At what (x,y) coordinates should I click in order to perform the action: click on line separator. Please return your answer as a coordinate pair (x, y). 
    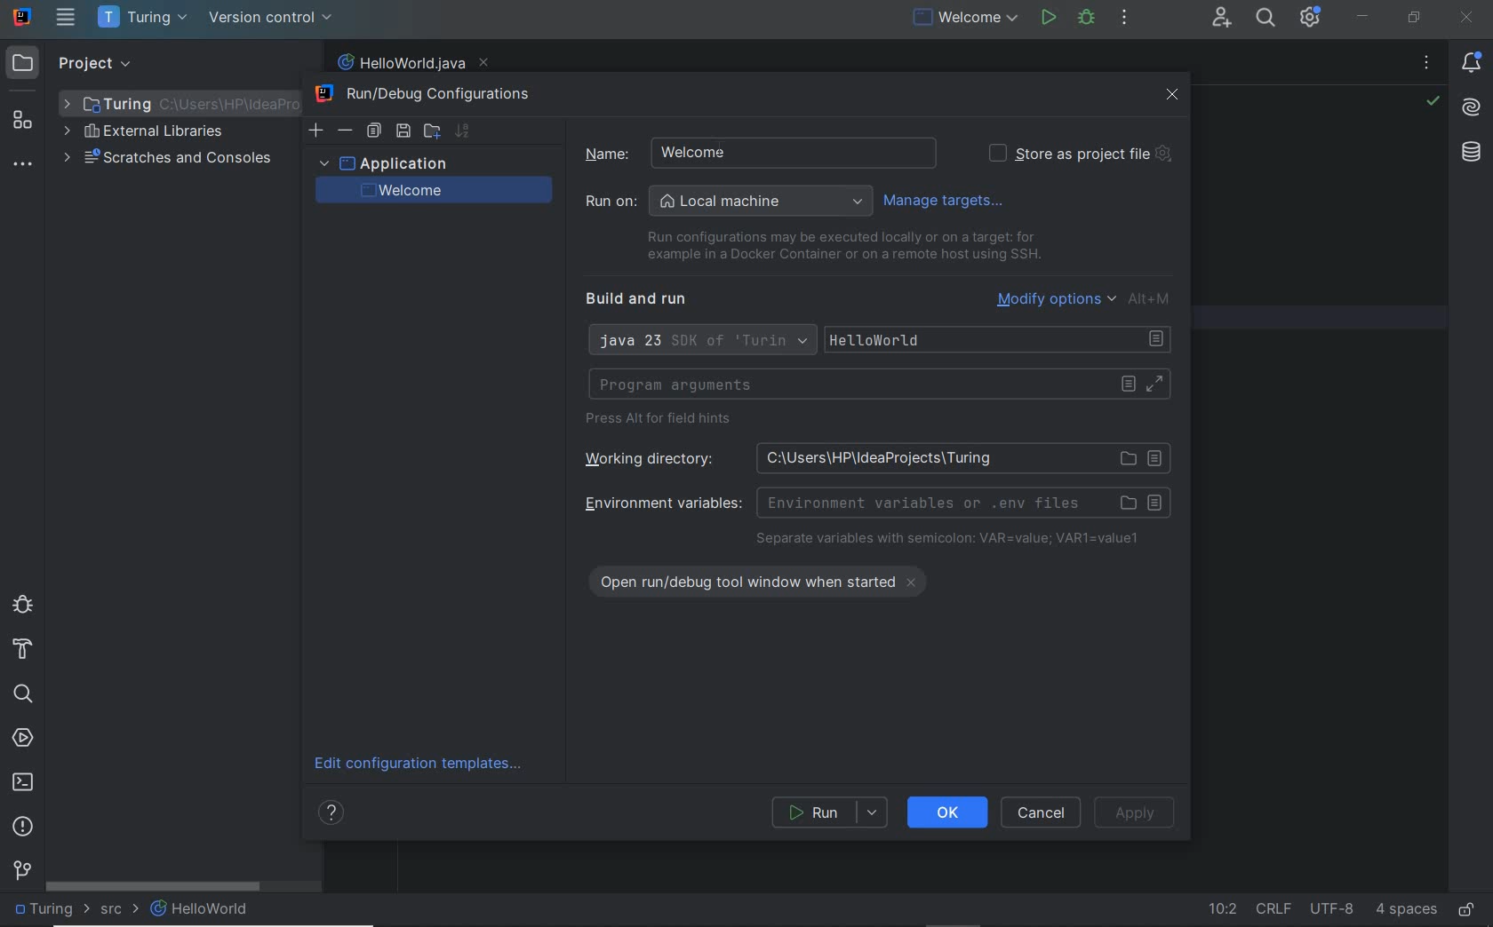
    Looking at the image, I should click on (1273, 908).